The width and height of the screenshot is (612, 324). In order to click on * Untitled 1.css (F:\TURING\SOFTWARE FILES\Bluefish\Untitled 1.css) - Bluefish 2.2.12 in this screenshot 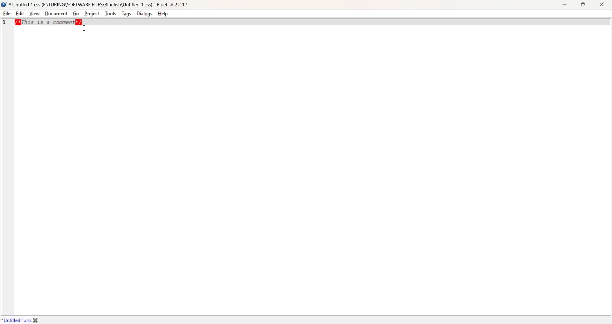, I will do `click(100, 4)`.